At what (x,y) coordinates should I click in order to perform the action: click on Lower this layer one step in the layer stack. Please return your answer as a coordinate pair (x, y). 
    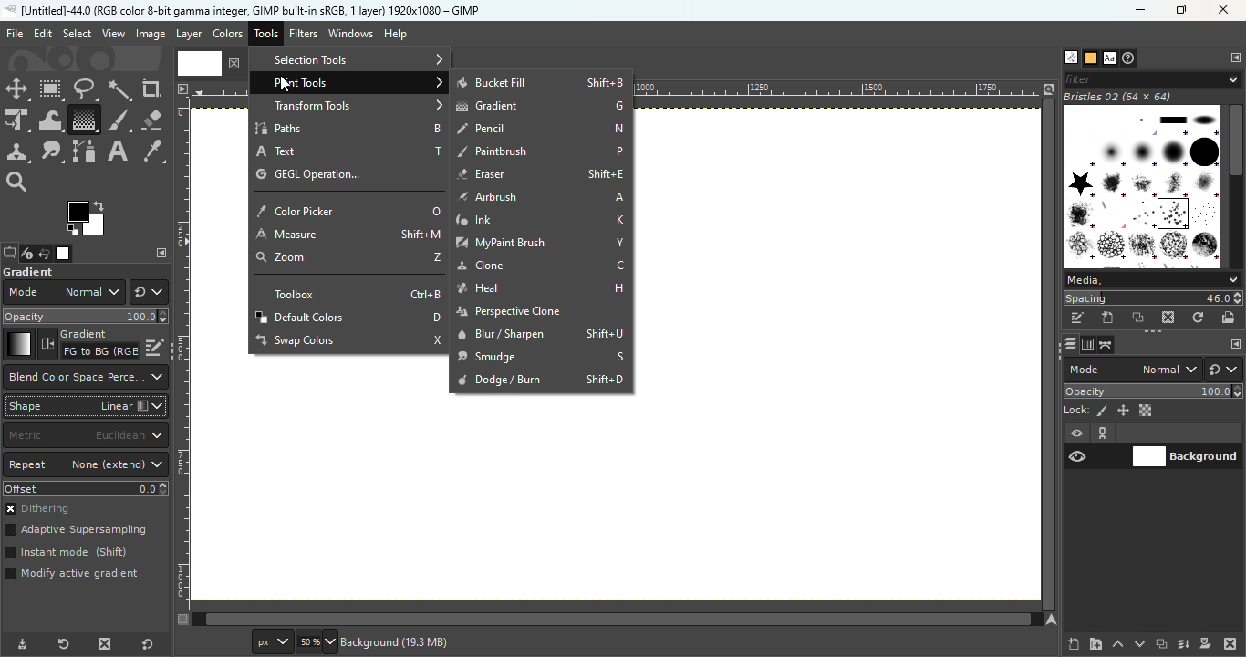
    Looking at the image, I should click on (1139, 644).